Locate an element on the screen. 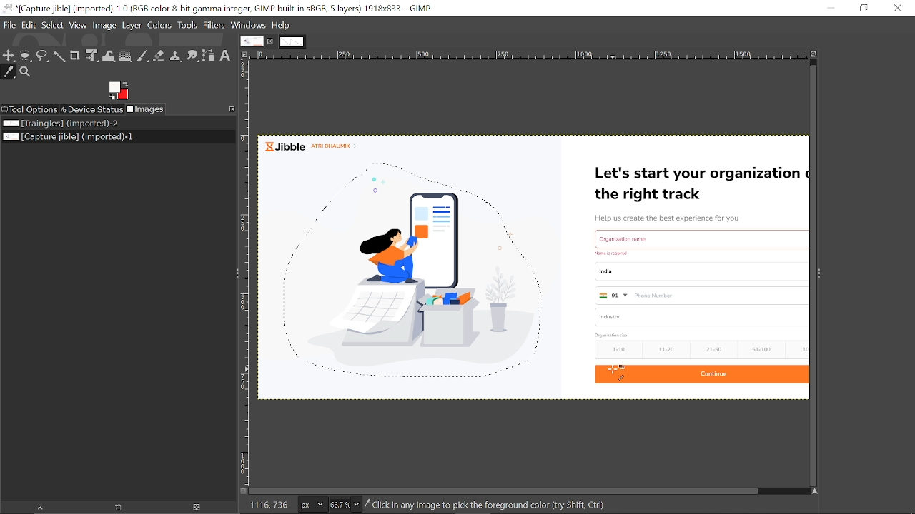 The height and width of the screenshot is (514, 915). fuzzy select tool is located at coordinates (59, 56).